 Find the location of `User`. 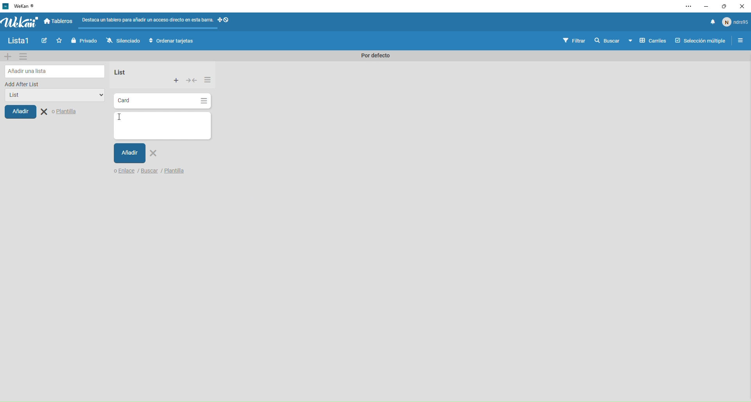

User is located at coordinates (735, 21).